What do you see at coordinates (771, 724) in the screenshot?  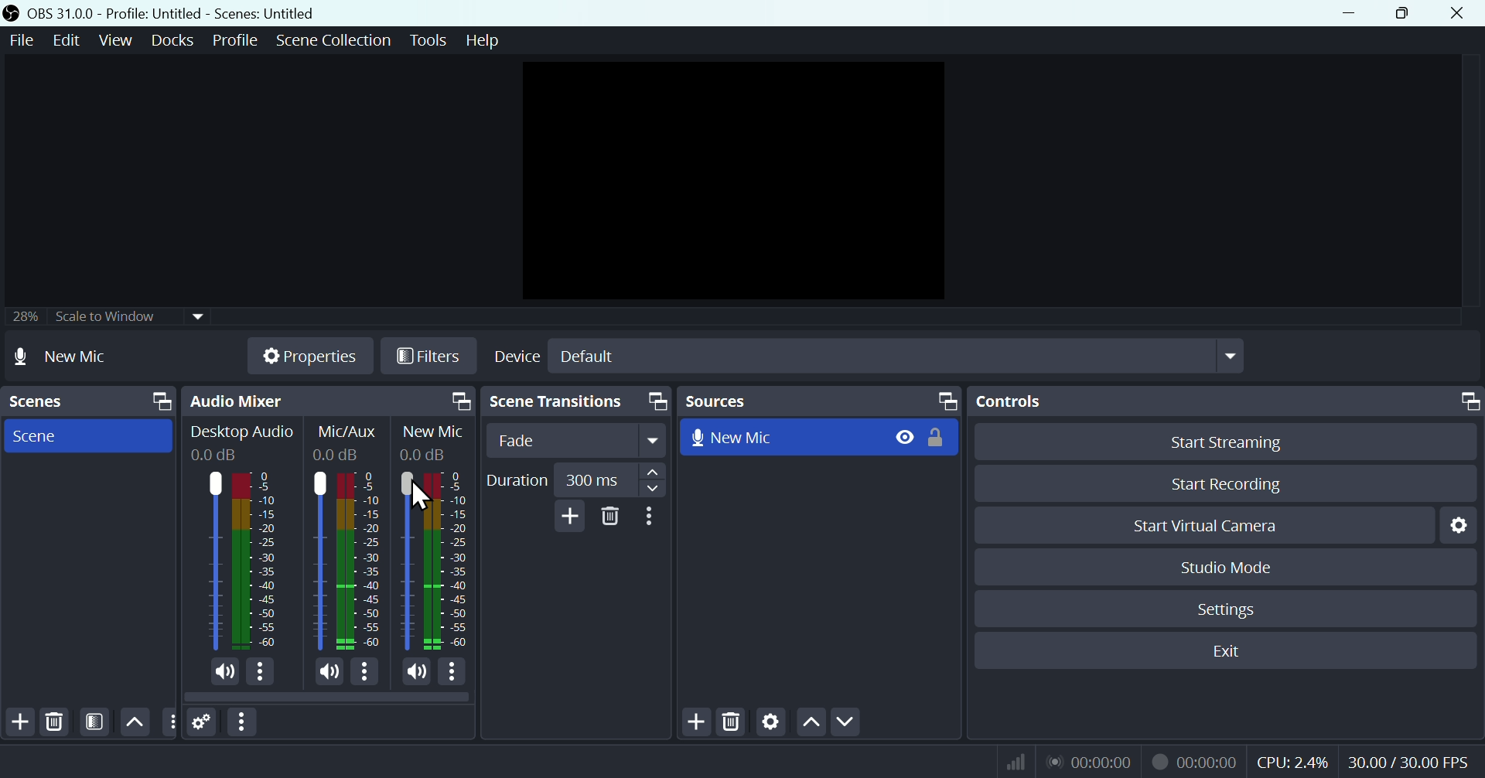 I see `Settings` at bounding box center [771, 724].